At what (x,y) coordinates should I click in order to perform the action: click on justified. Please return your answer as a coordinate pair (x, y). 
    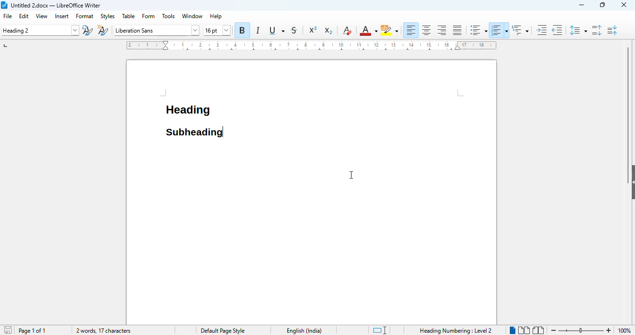
    Looking at the image, I should click on (457, 30).